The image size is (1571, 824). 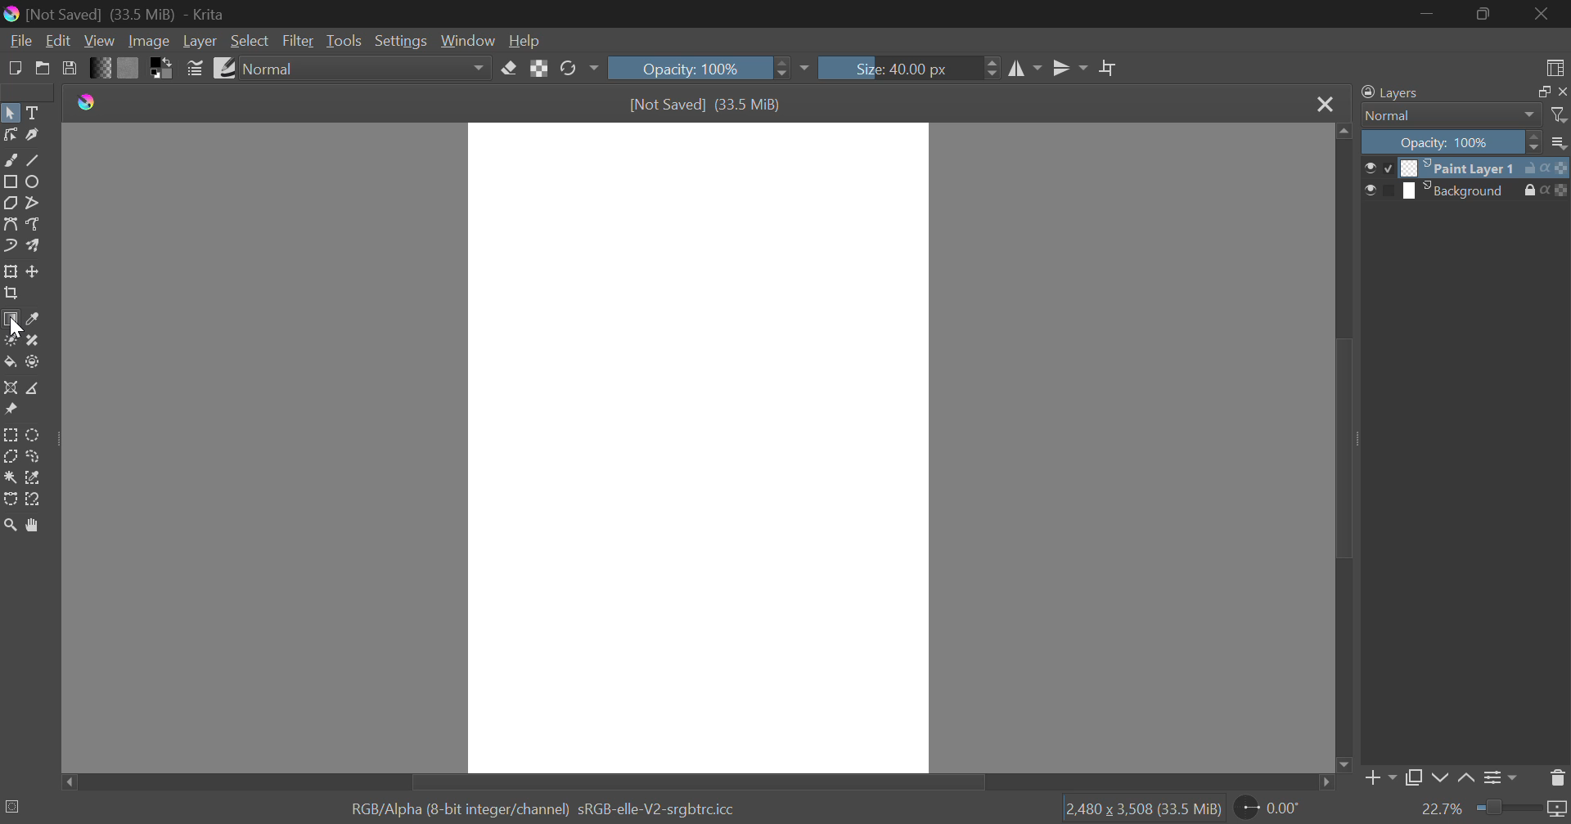 What do you see at coordinates (10, 271) in the screenshot?
I see `Transform Layer` at bounding box center [10, 271].